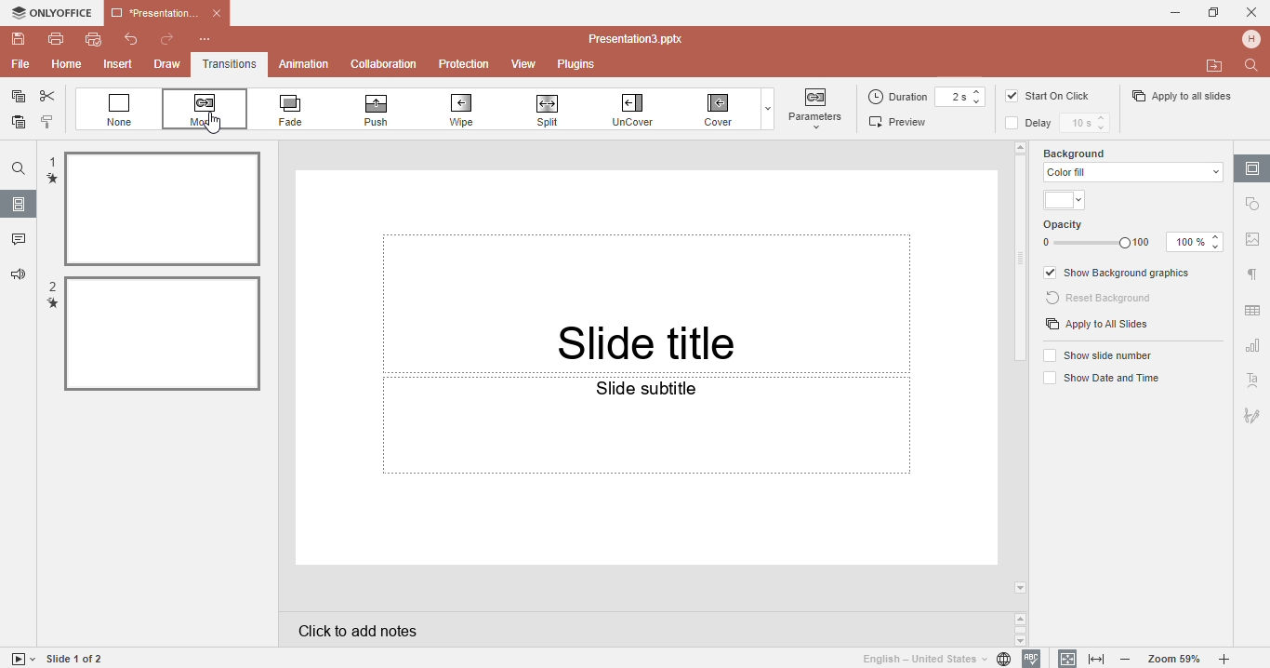  What do you see at coordinates (935, 659) in the screenshot?
I see `Set document language` at bounding box center [935, 659].